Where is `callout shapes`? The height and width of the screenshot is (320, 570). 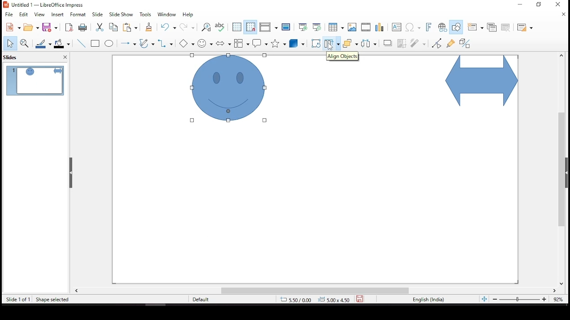
callout shapes is located at coordinates (261, 44).